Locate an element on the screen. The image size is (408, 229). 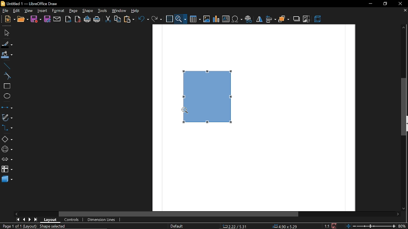
paste is located at coordinates (129, 19).